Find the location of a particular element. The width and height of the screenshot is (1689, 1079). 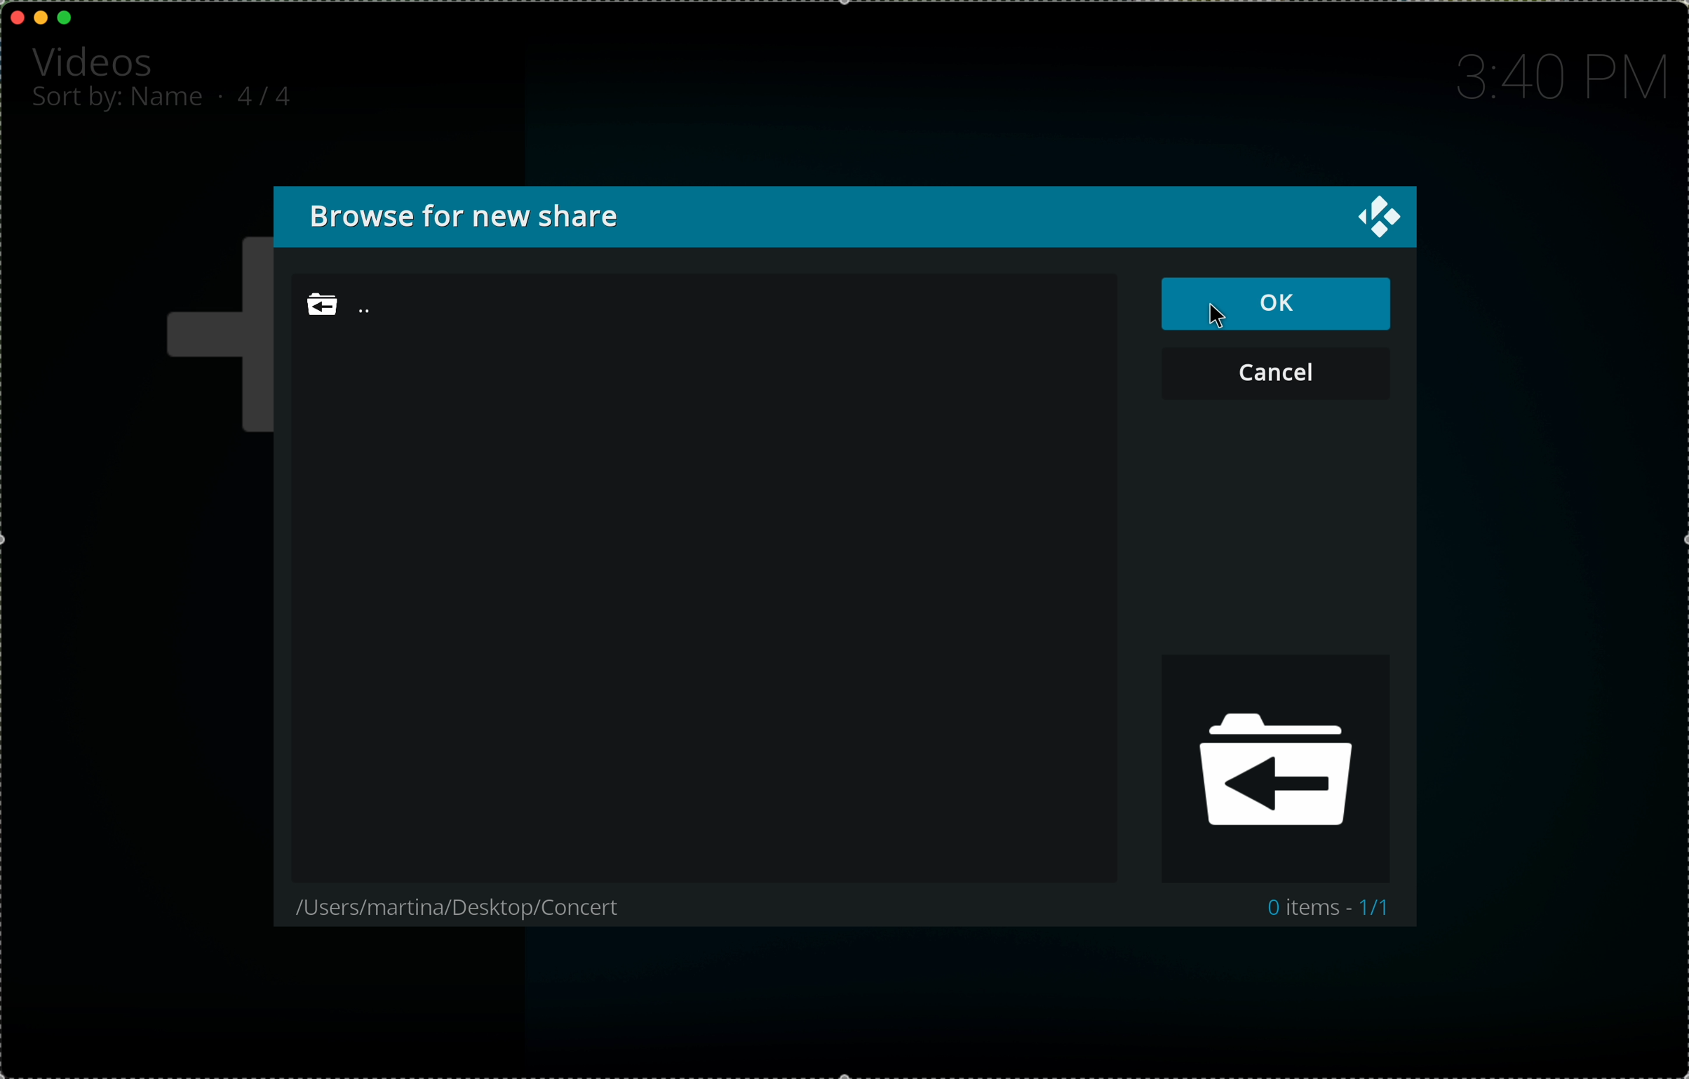

0 items is located at coordinates (1319, 910).